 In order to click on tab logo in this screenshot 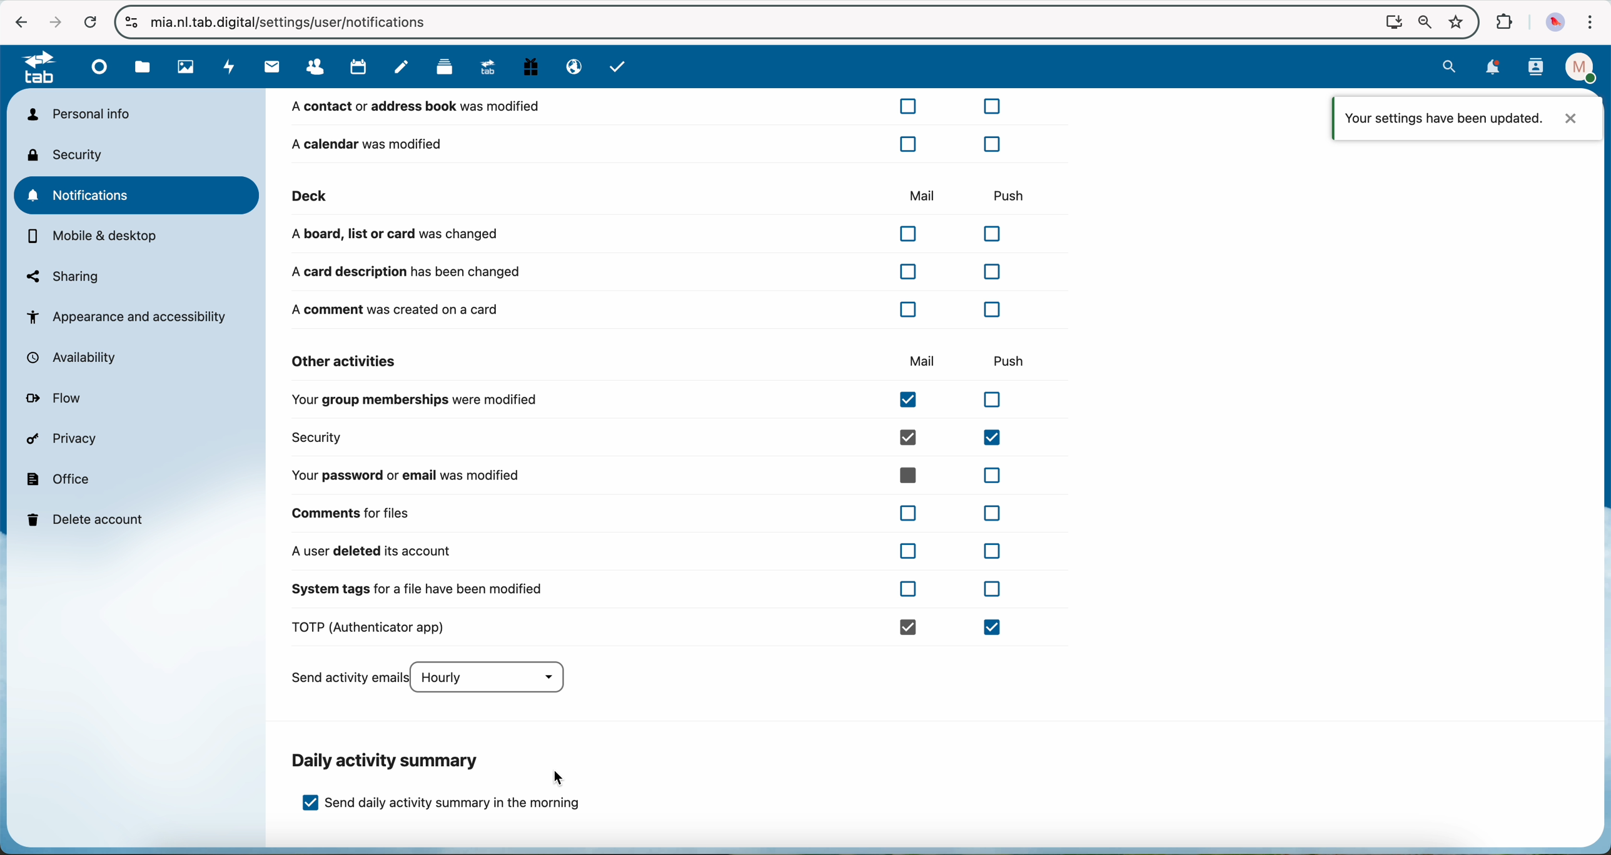, I will do `click(33, 69)`.